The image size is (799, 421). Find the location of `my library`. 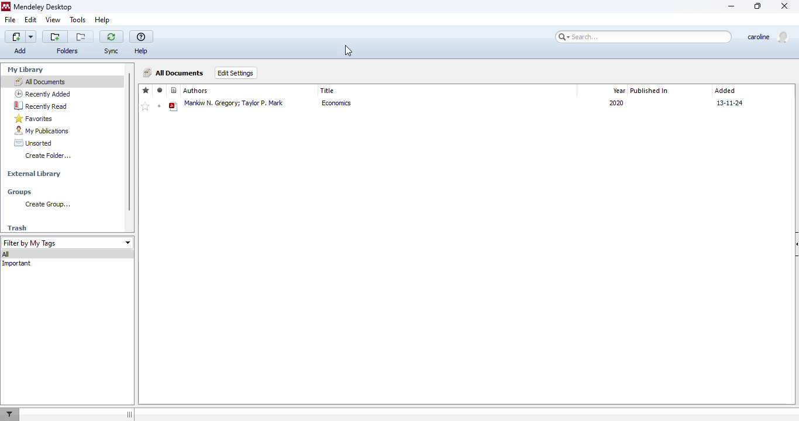

my library is located at coordinates (26, 70).